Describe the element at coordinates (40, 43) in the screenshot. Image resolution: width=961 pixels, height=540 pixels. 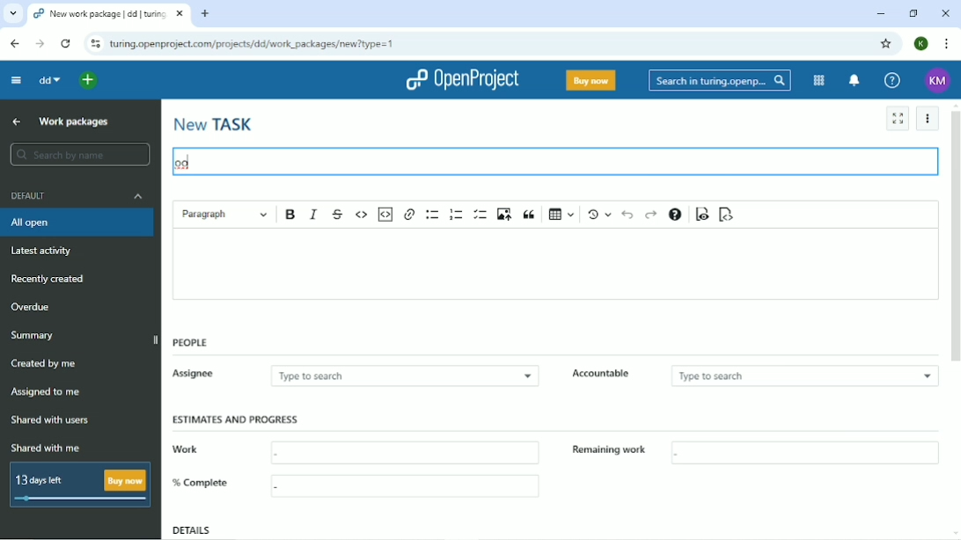
I see `Forward` at that location.